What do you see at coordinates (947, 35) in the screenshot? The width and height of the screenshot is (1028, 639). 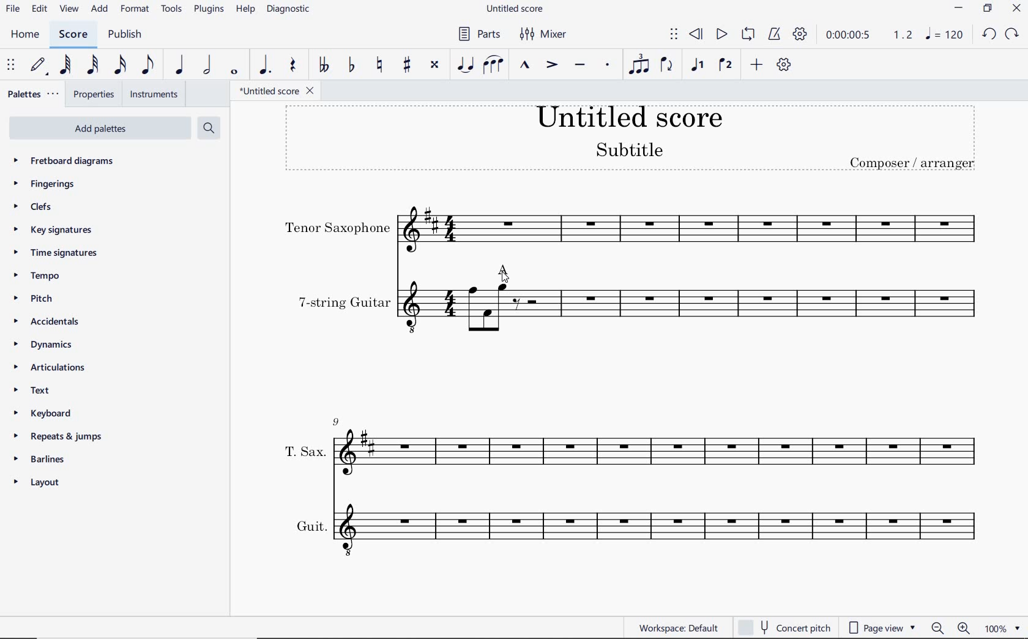 I see `NOTE` at bounding box center [947, 35].